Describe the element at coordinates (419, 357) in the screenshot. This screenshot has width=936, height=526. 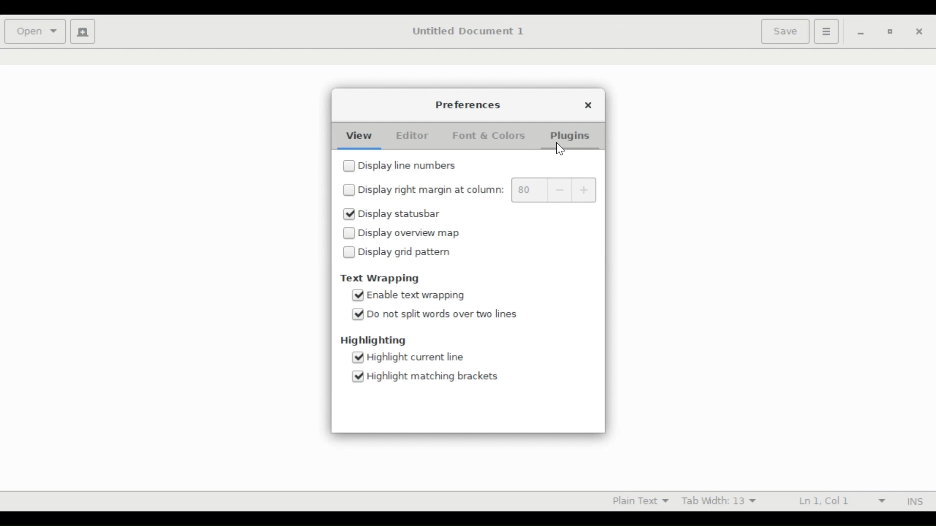
I see `(un)check Highlight current line` at that location.